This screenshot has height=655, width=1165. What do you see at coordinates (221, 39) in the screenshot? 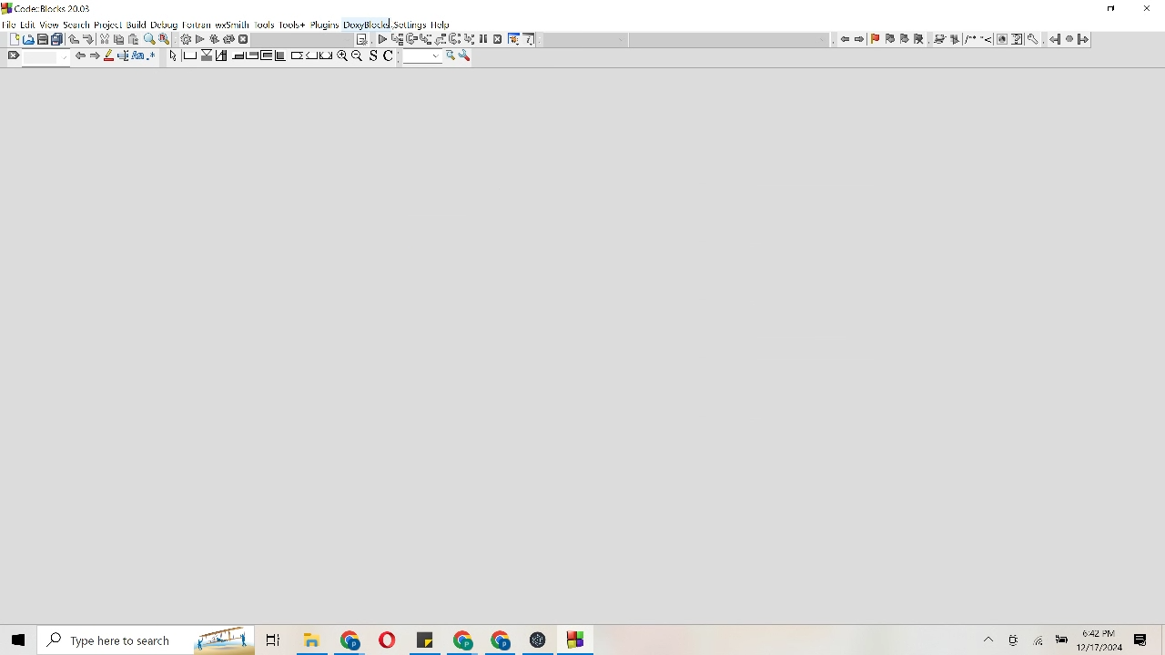
I see `Reverse` at bounding box center [221, 39].